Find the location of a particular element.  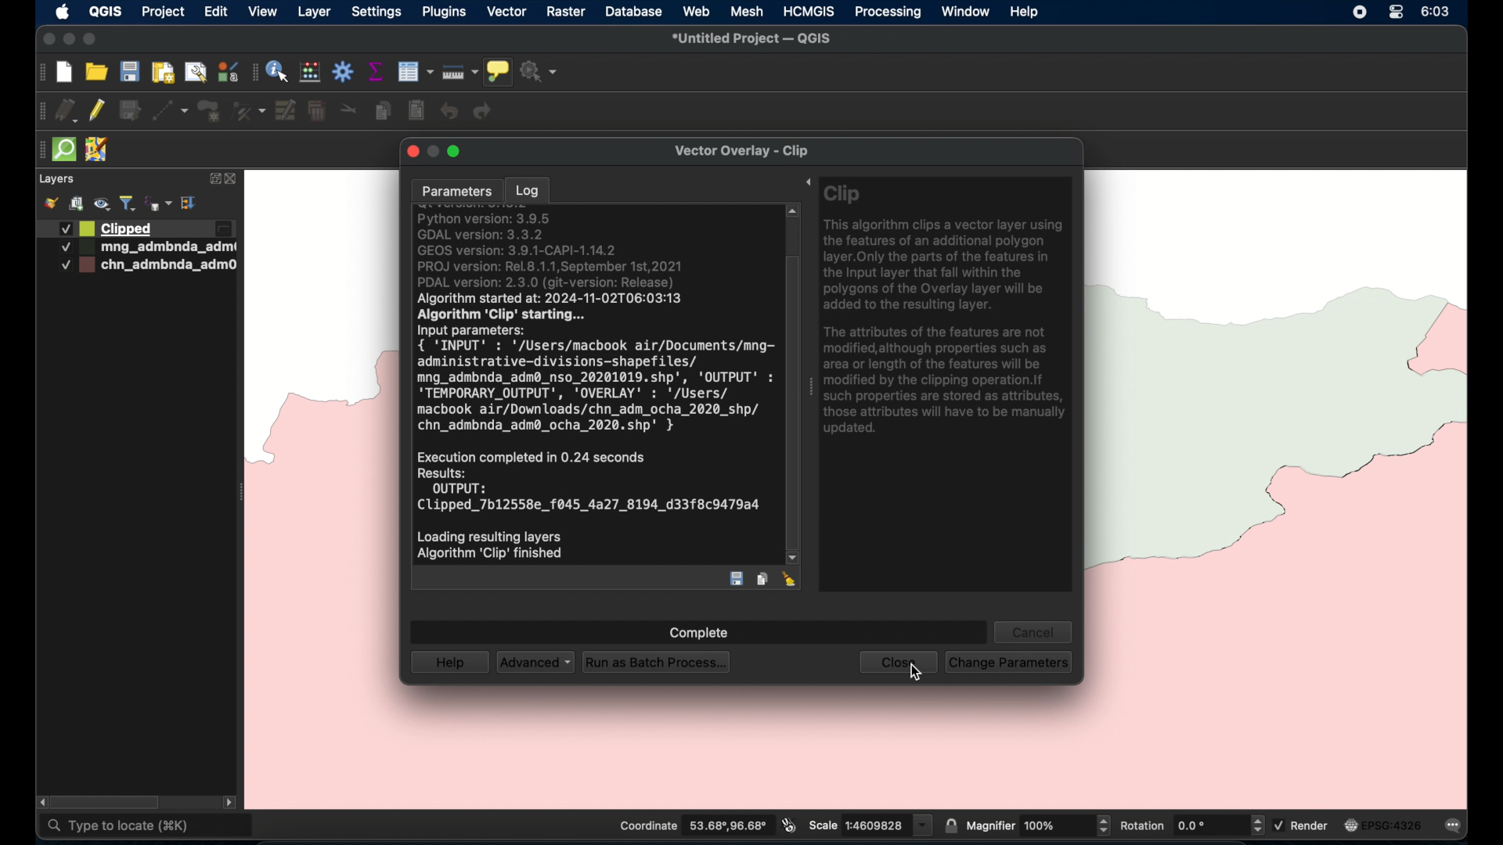

expand is located at coordinates (803, 182).